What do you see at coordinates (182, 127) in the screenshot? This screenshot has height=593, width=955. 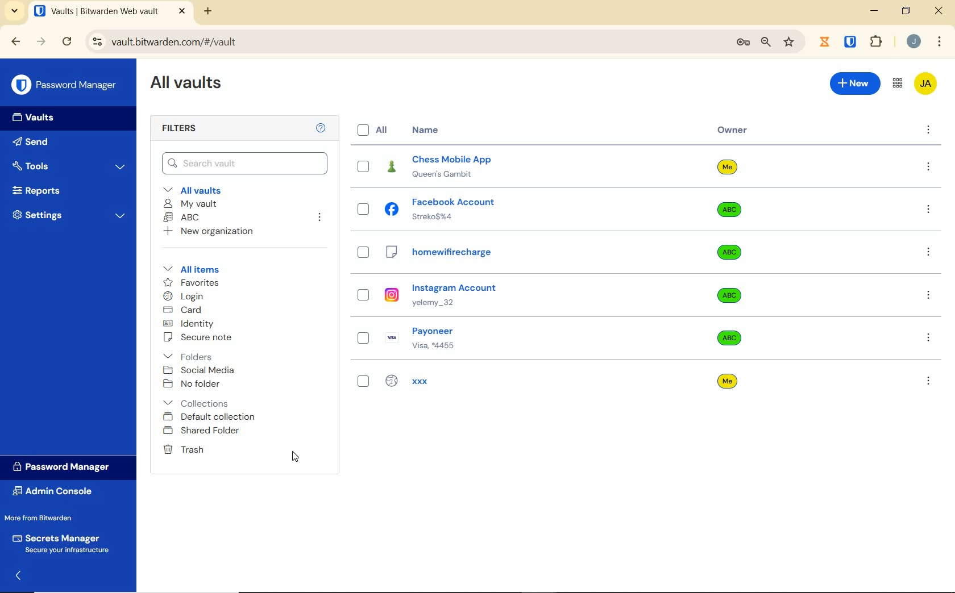 I see `Filters` at bounding box center [182, 127].